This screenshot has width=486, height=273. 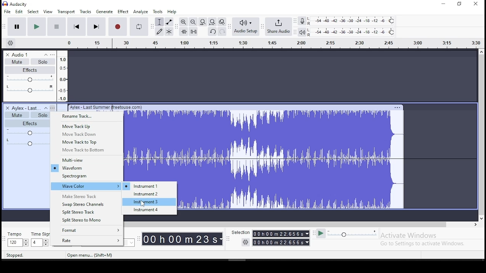 What do you see at coordinates (7, 108) in the screenshot?
I see `delete track` at bounding box center [7, 108].